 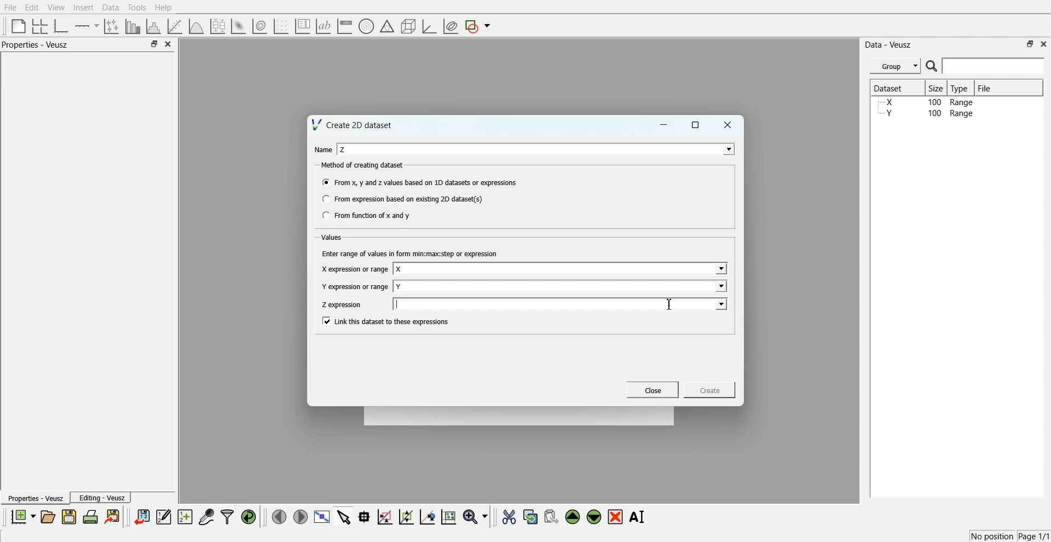 What do you see at coordinates (420, 181) in the screenshot?
I see `|  (& Fromx, y and z values based on 1D datasets or expressions` at bounding box center [420, 181].